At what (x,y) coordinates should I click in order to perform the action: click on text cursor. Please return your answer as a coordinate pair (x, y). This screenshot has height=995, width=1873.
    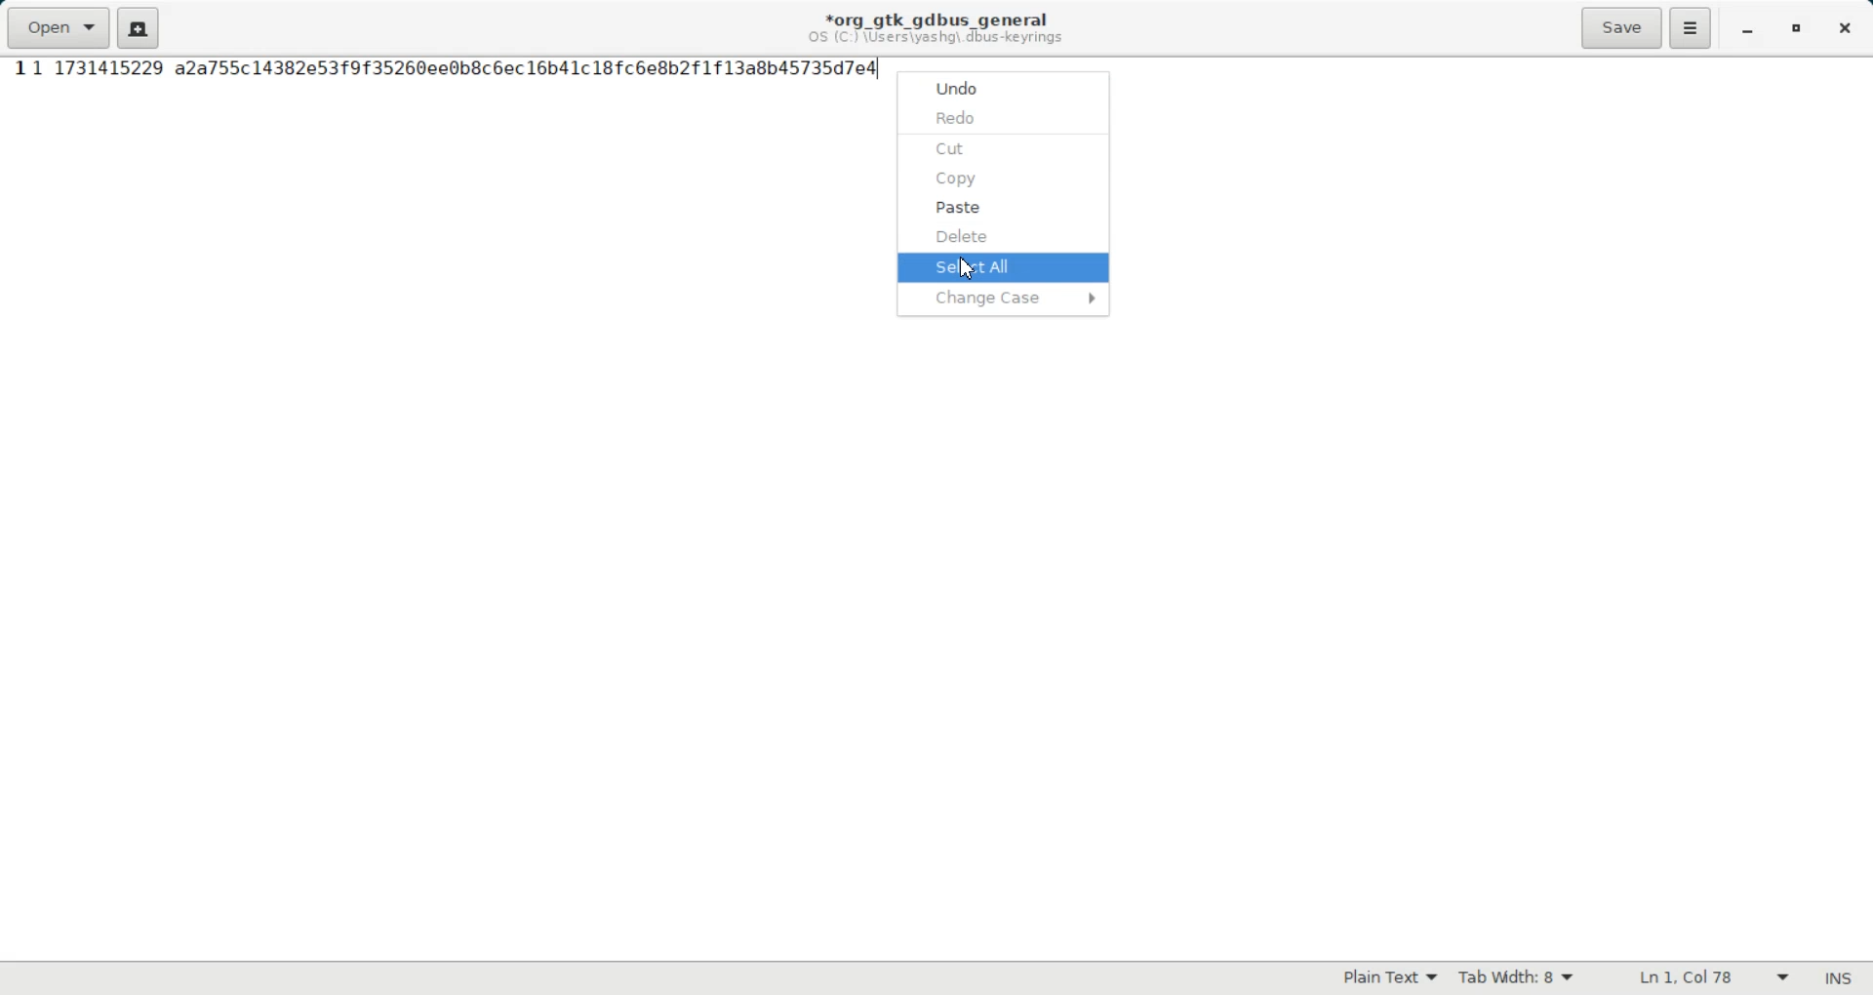
    Looking at the image, I should click on (880, 70).